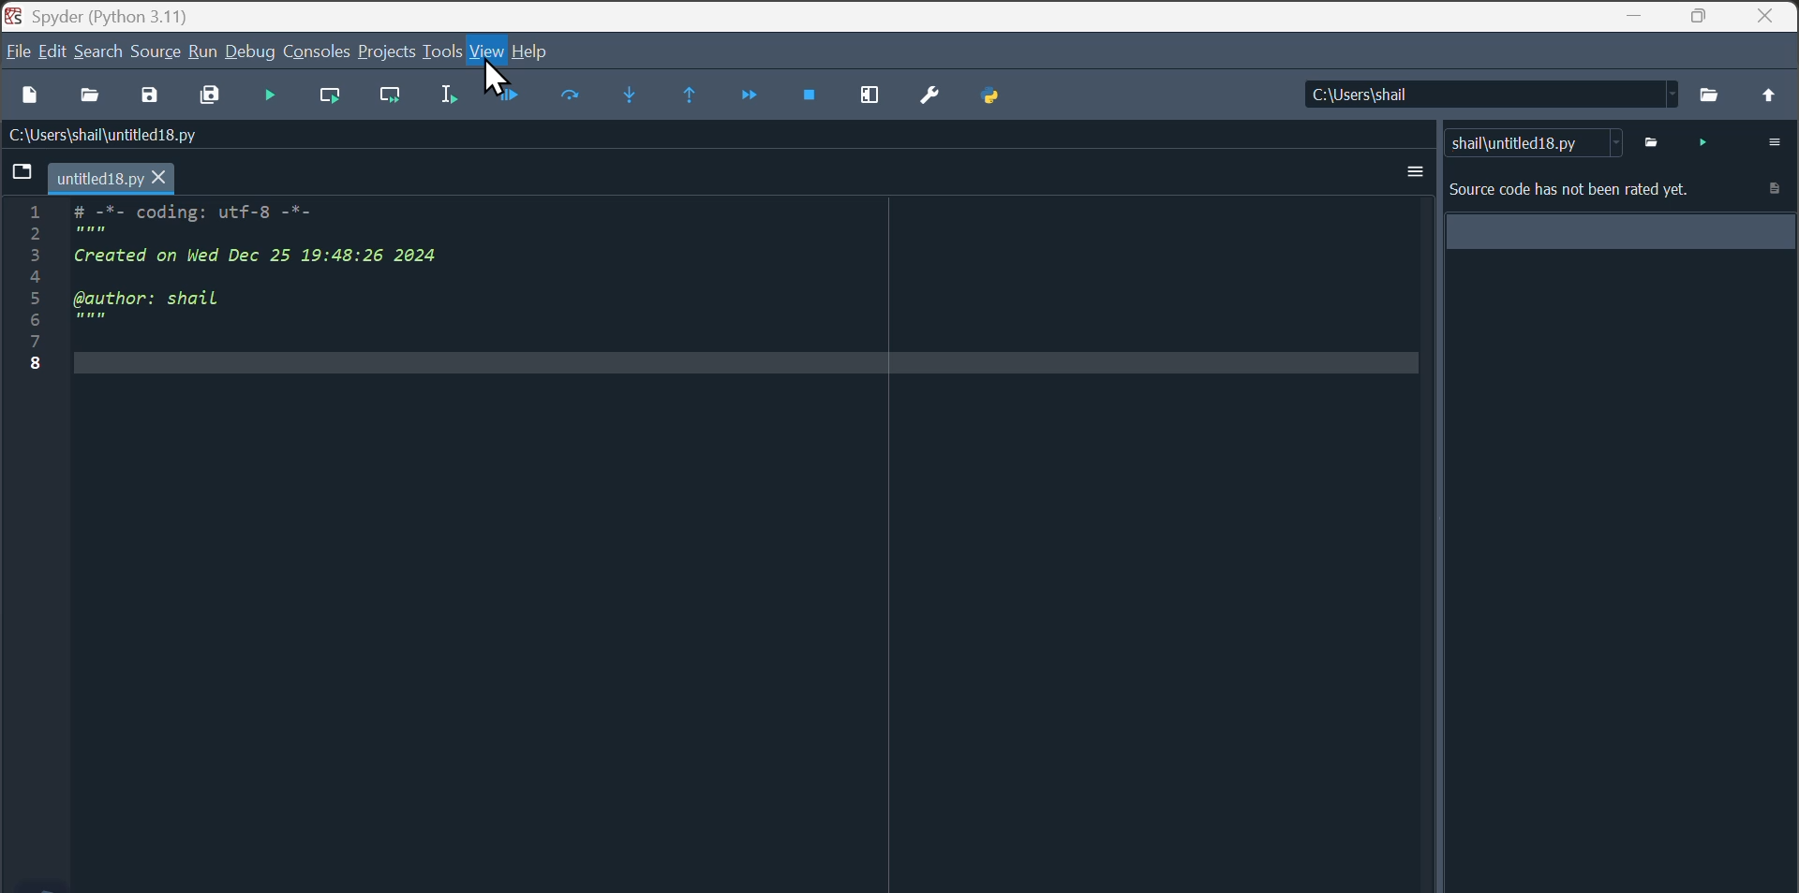 This screenshot has height=893, width=1799. I want to click on file tab, so click(93, 179).